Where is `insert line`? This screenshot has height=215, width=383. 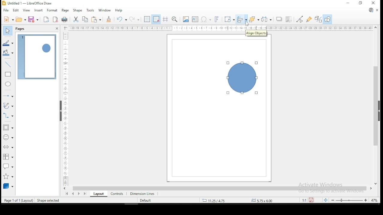 insert line is located at coordinates (8, 64).